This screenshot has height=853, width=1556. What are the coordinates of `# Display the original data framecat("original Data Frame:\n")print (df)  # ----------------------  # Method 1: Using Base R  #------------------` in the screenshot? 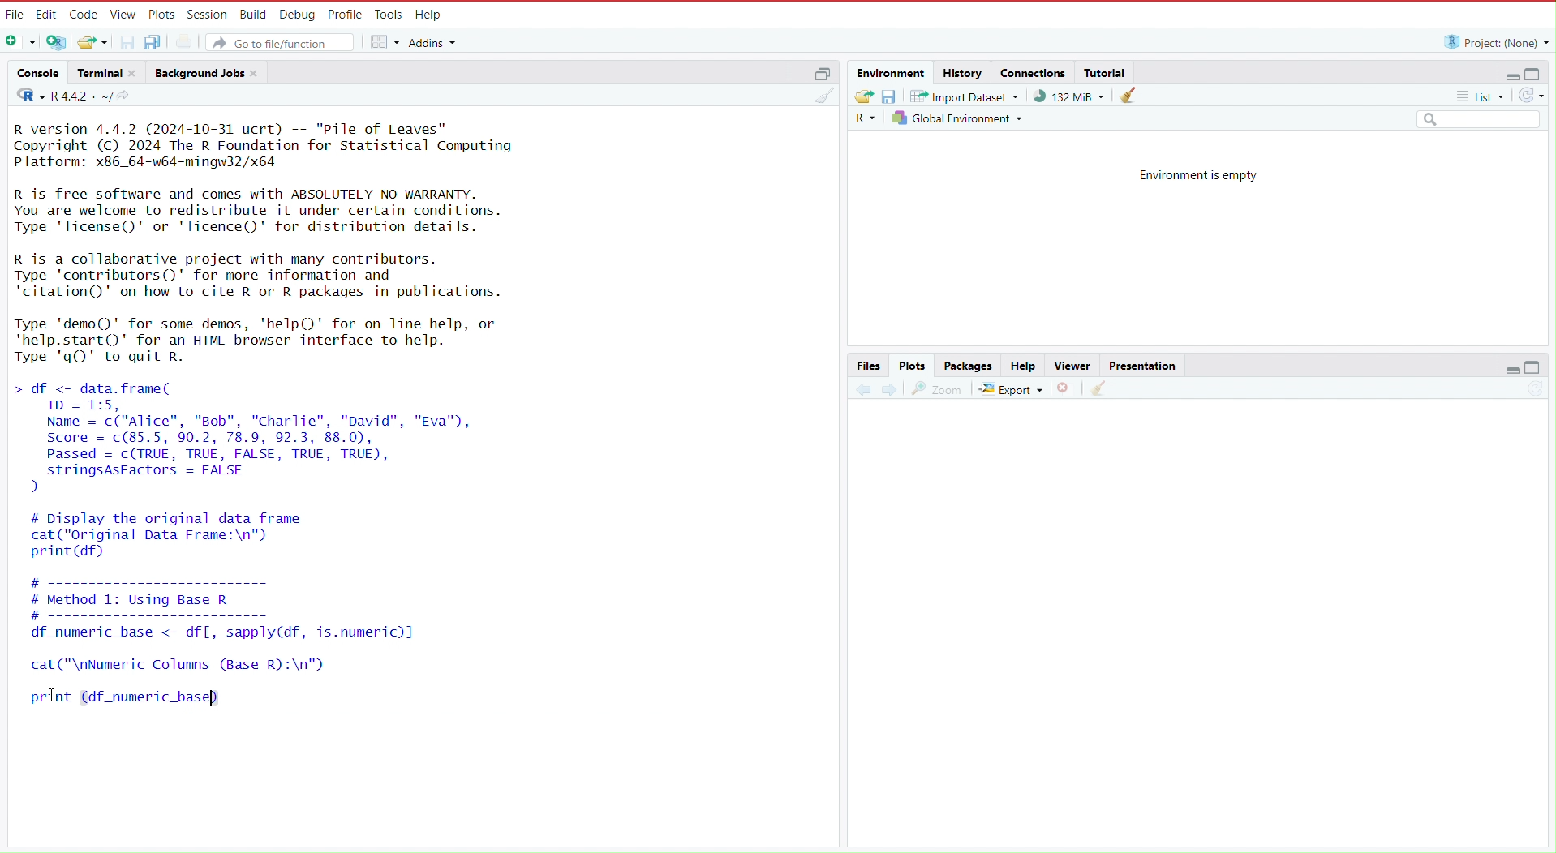 It's located at (265, 565).